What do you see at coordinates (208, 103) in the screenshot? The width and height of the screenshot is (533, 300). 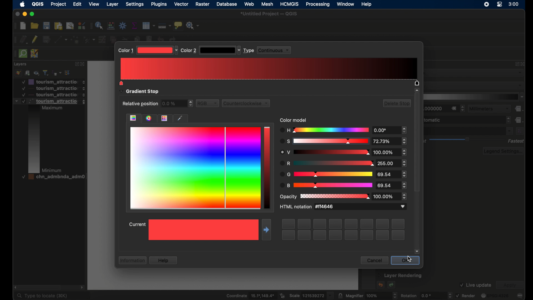 I see `RGB dropdown` at bounding box center [208, 103].